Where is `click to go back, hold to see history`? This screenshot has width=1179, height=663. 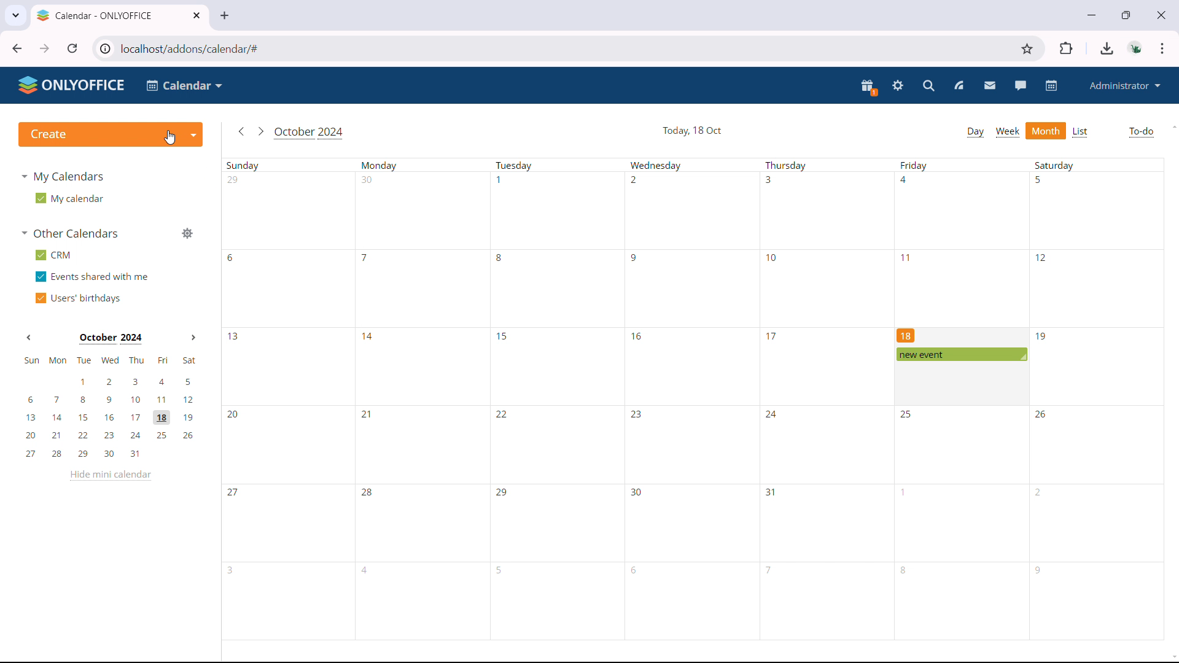
click to go back, hold to see history is located at coordinates (17, 48).